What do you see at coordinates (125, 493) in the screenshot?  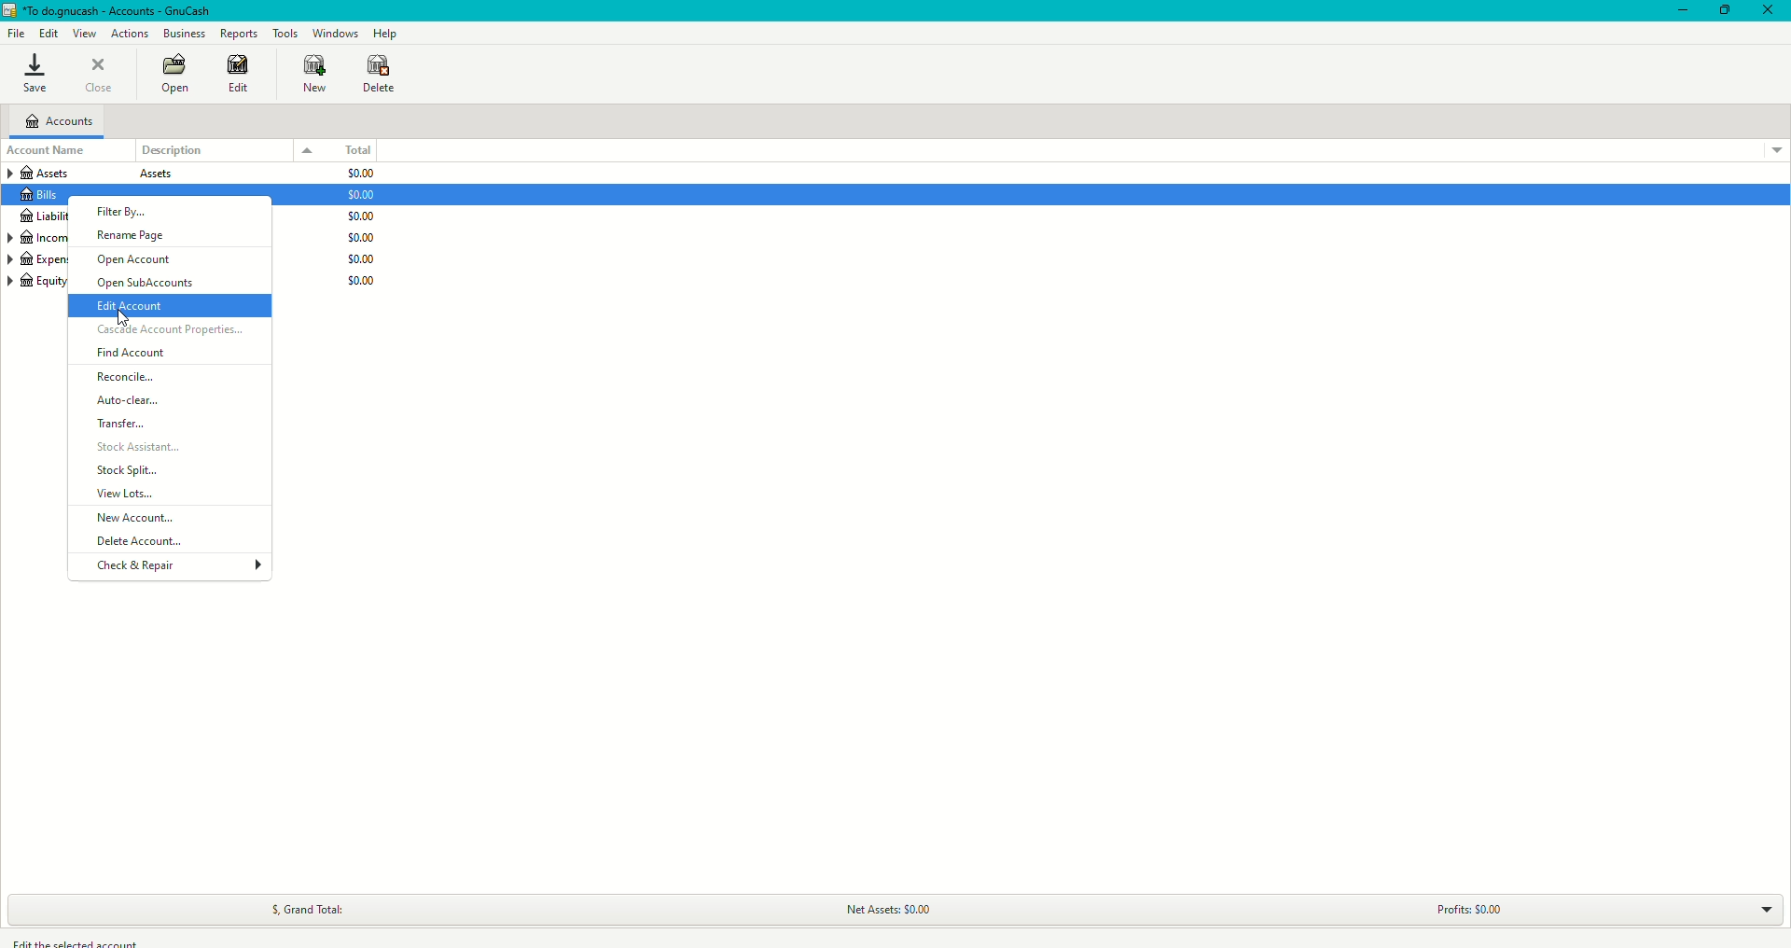 I see `View Lots` at bounding box center [125, 493].